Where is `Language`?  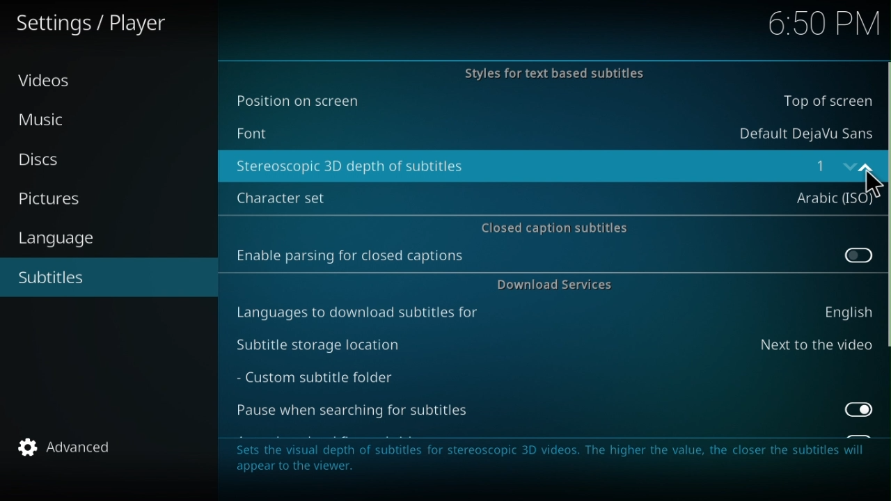
Language is located at coordinates (51, 237).